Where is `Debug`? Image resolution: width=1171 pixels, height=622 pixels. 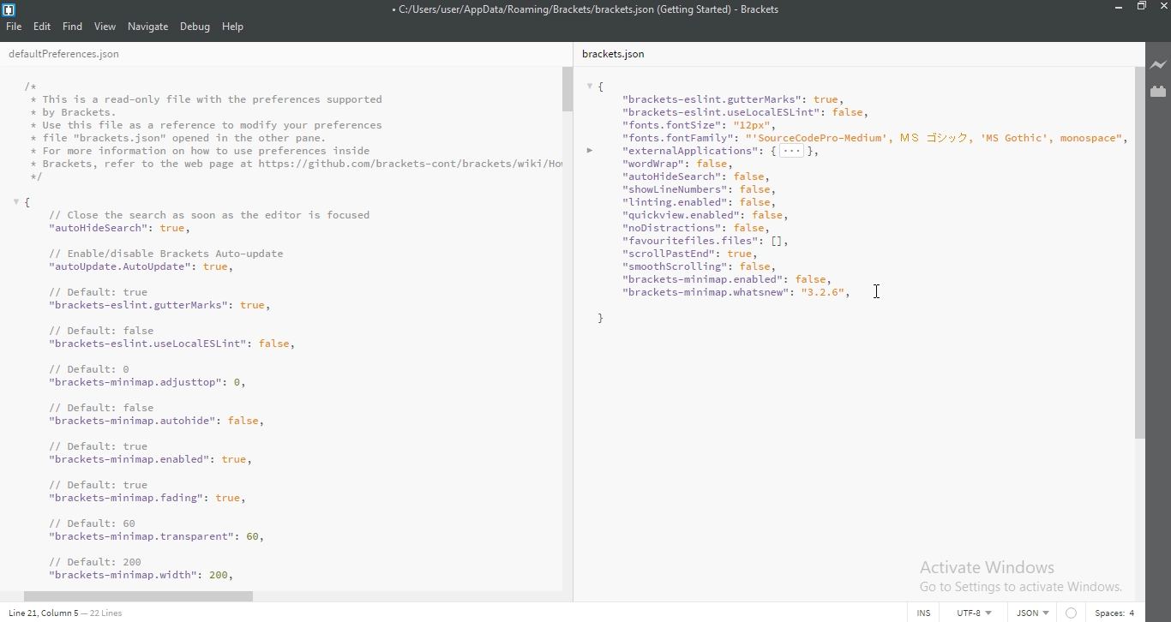 Debug is located at coordinates (195, 27).